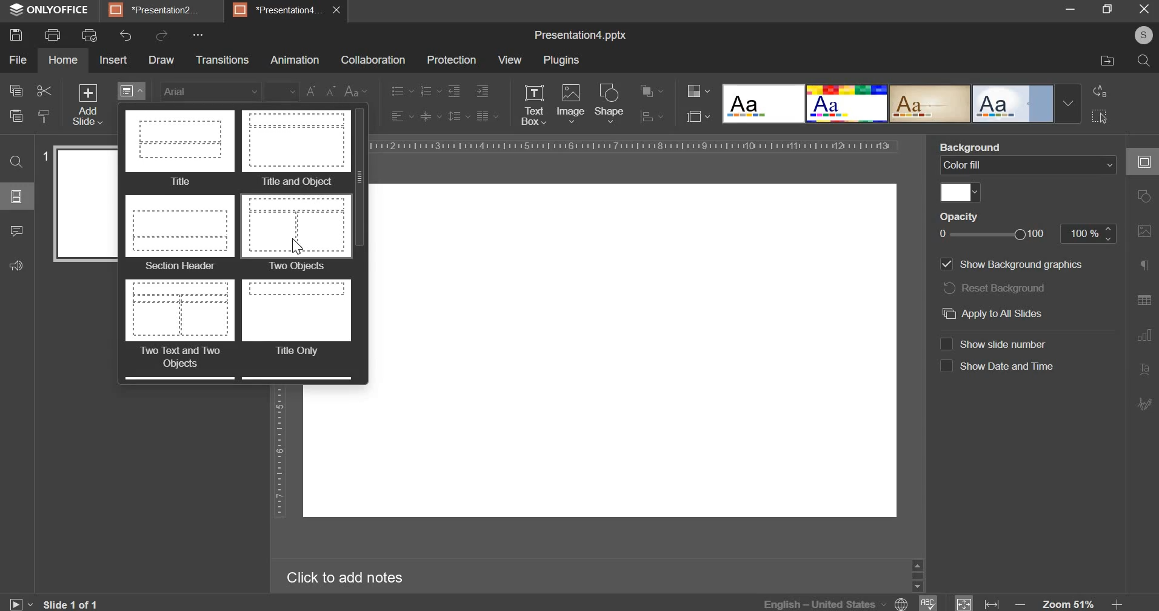 The height and width of the screenshot is (611, 1159). What do you see at coordinates (838, 603) in the screenshot?
I see `language` at bounding box center [838, 603].